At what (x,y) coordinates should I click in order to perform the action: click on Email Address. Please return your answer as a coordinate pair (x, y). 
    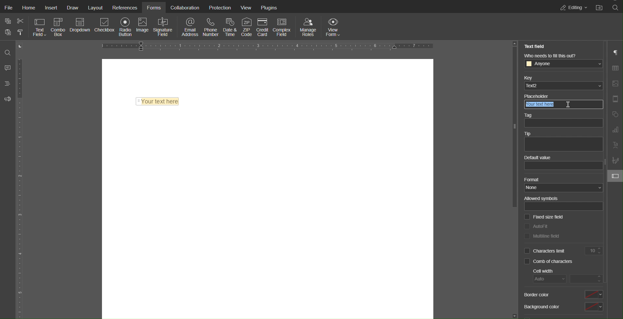
    Looking at the image, I should click on (190, 27).